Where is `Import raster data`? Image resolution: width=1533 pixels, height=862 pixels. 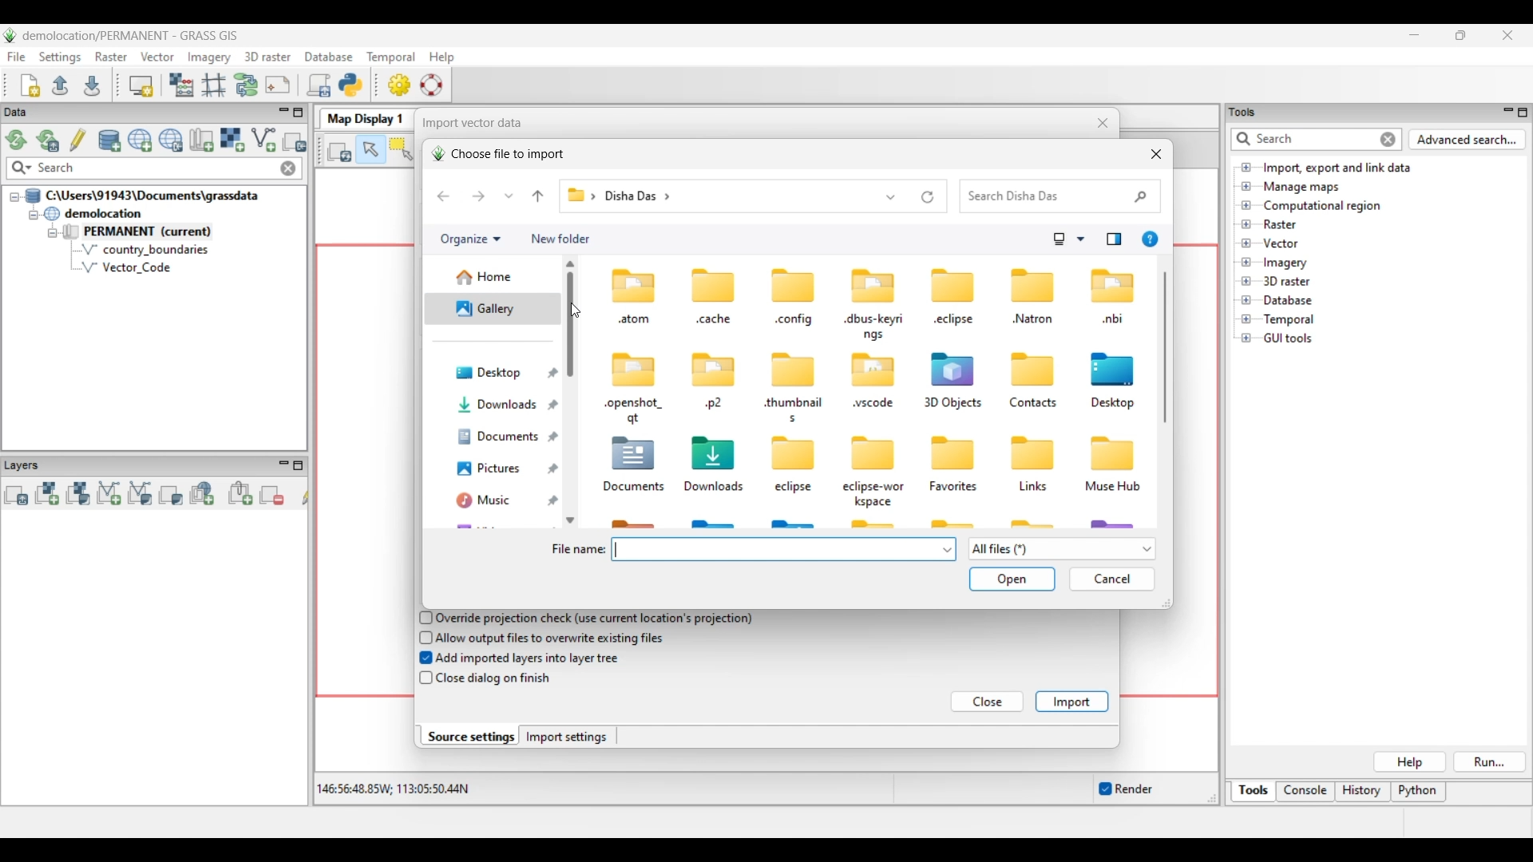 Import raster data is located at coordinates (232, 140).